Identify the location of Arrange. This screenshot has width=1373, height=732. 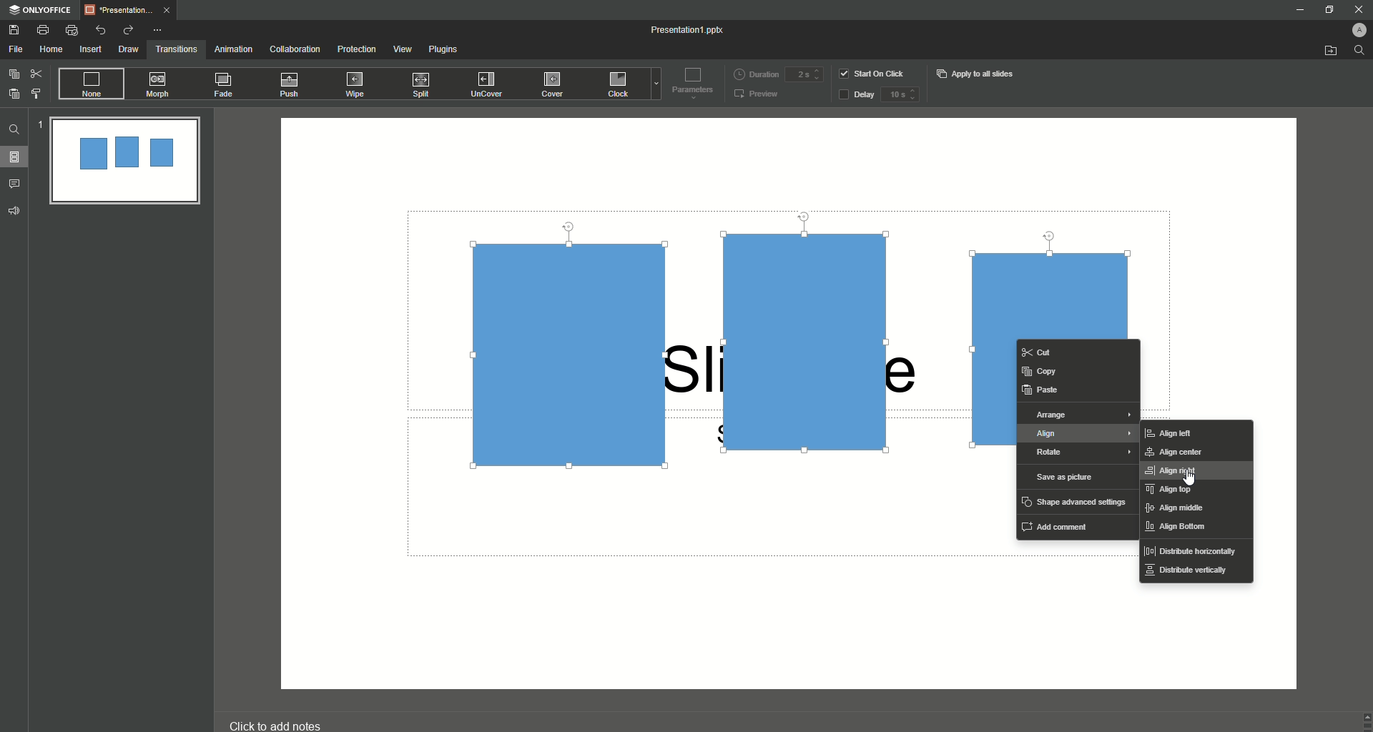
(1080, 415).